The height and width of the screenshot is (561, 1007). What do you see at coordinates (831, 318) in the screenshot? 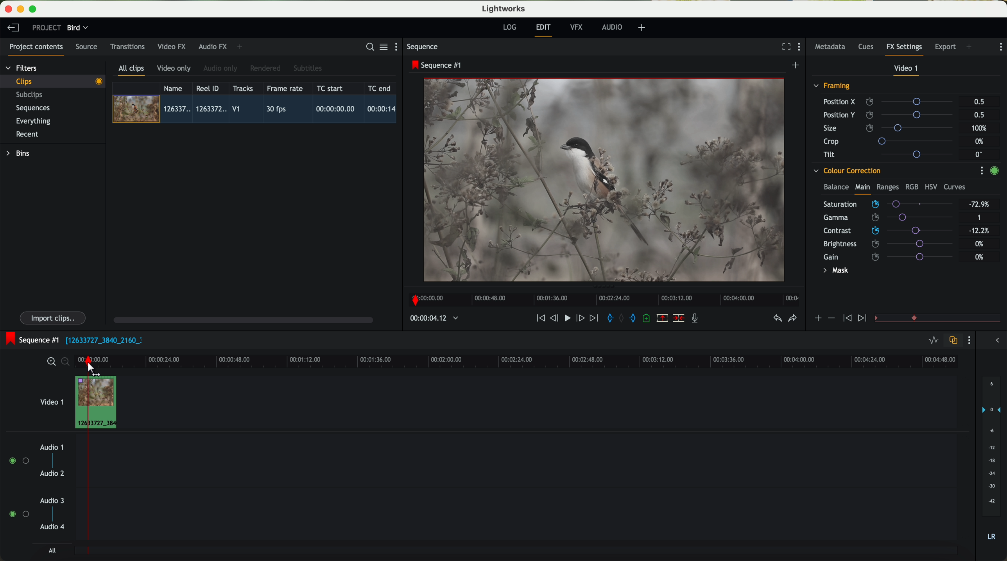
I see `icon` at bounding box center [831, 318].